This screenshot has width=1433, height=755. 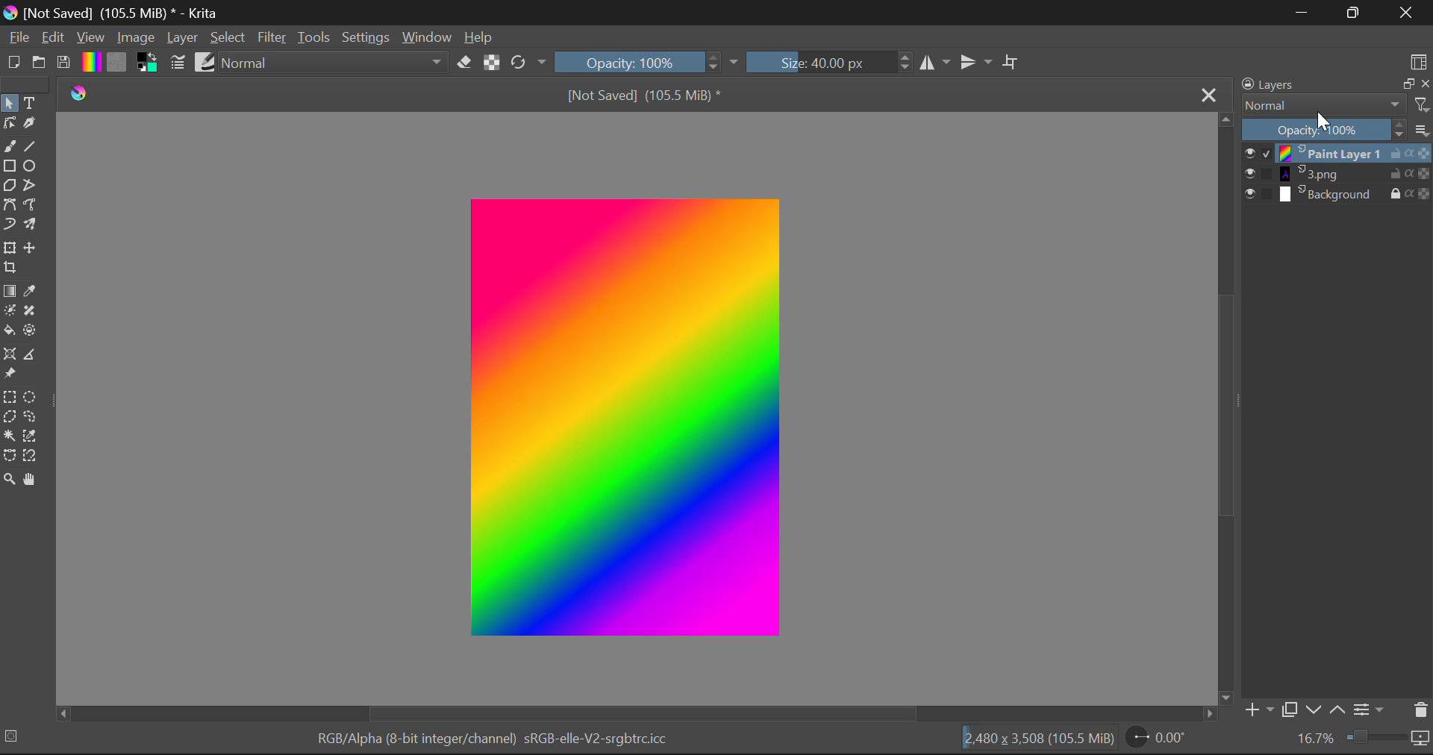 I want to click on Calligraphic Tool, so click(x=34, y=123).